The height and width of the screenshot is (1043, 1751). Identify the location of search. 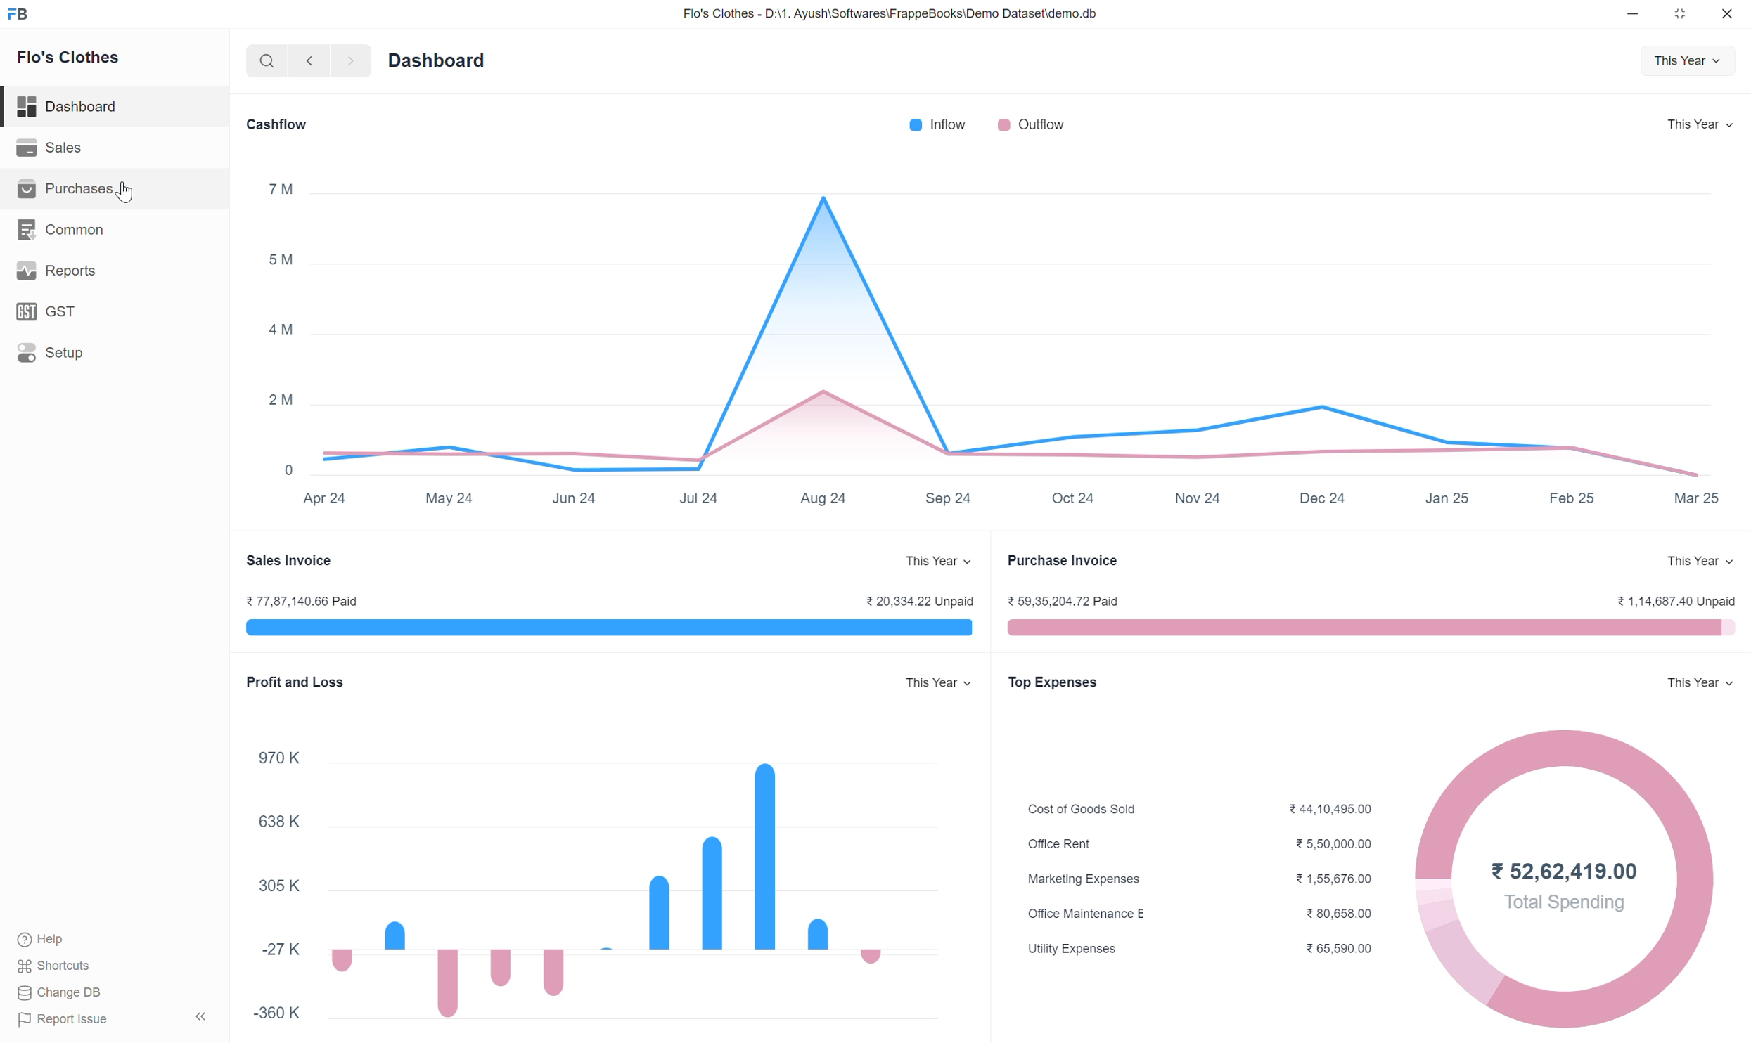
(266, 61).